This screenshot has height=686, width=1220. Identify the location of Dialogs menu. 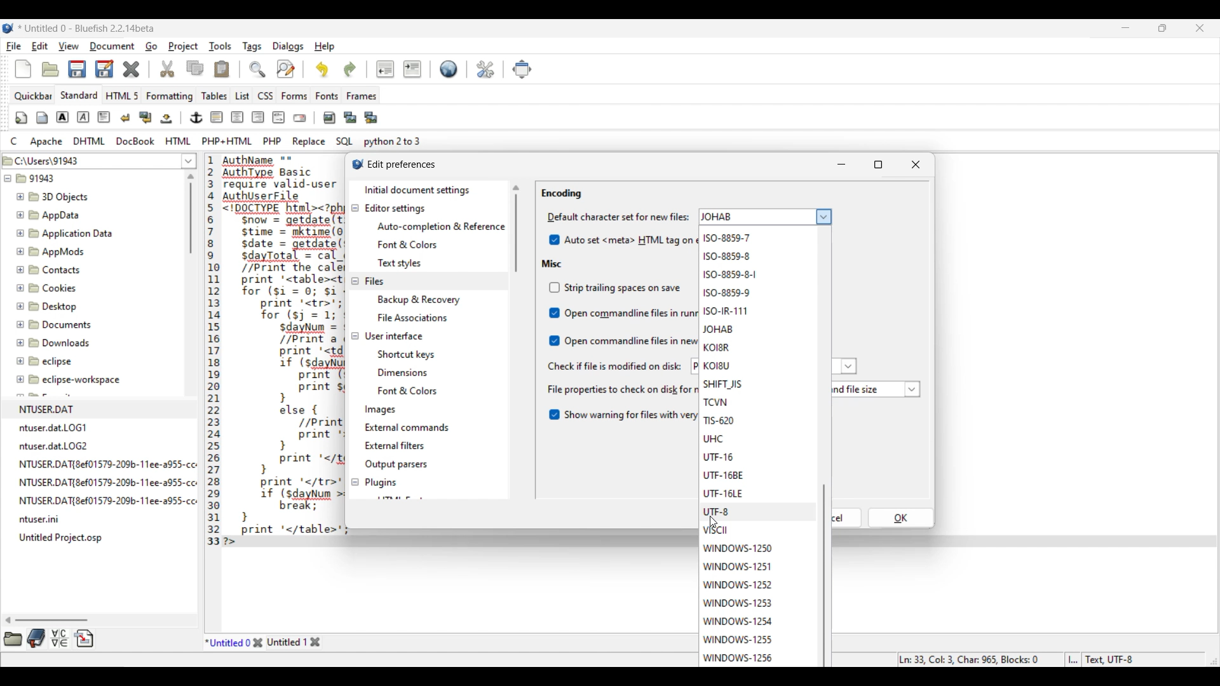
(288, 47).